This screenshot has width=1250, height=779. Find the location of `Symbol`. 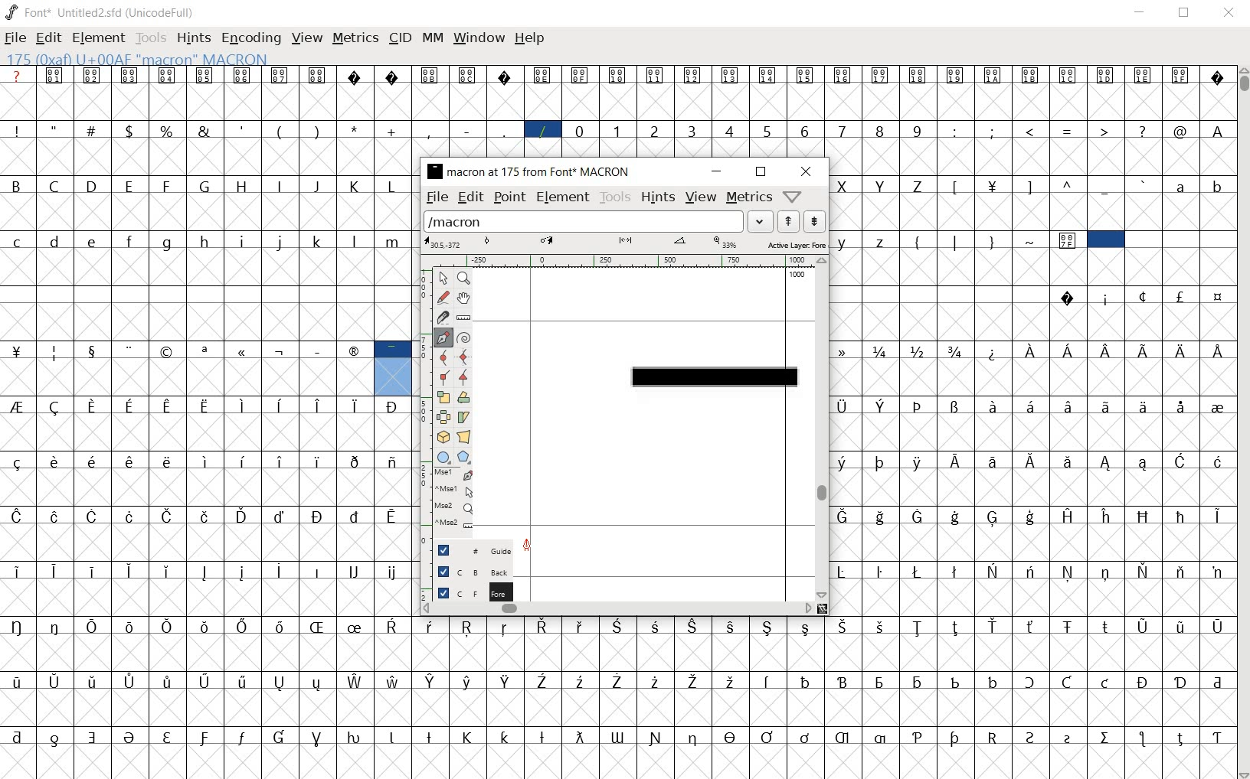

Symbol is located at coordinates (244, 516).